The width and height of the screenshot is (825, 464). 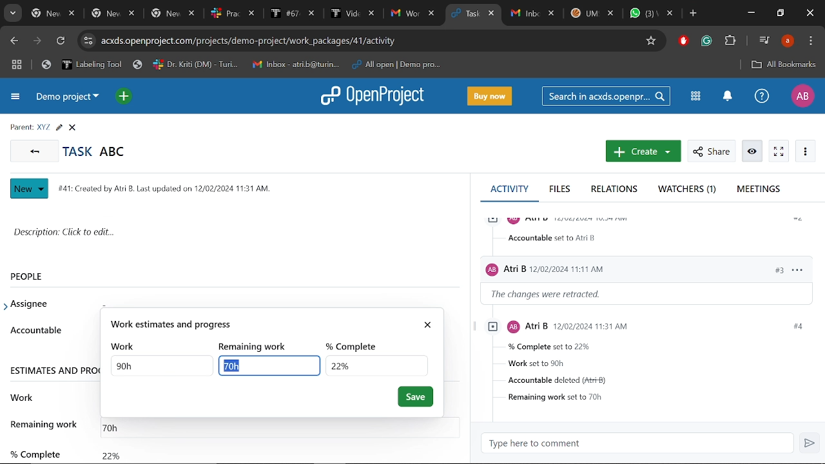 What do you see at coordinates (726, 97) in the screenshot?
I see `Notification center` at bounding box center [726, 97].